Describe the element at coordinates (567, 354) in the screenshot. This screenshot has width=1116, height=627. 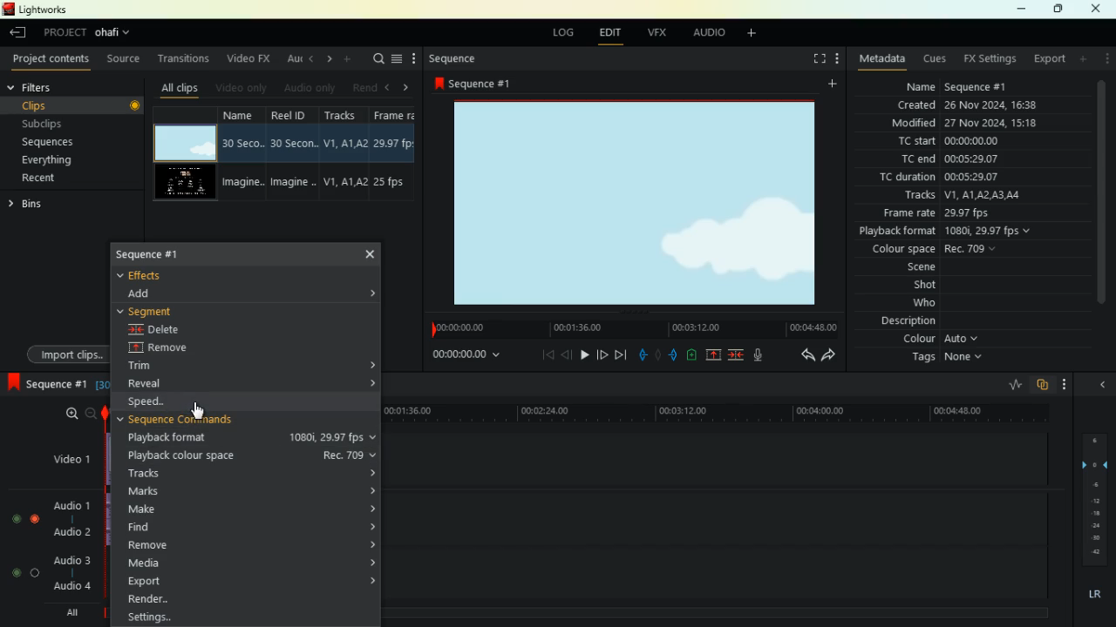
I see `back` at that location.